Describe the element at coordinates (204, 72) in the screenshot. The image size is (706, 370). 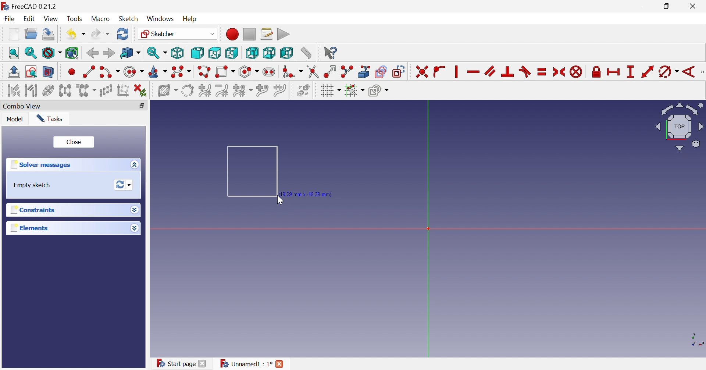
I see `Create polyline` at that location.